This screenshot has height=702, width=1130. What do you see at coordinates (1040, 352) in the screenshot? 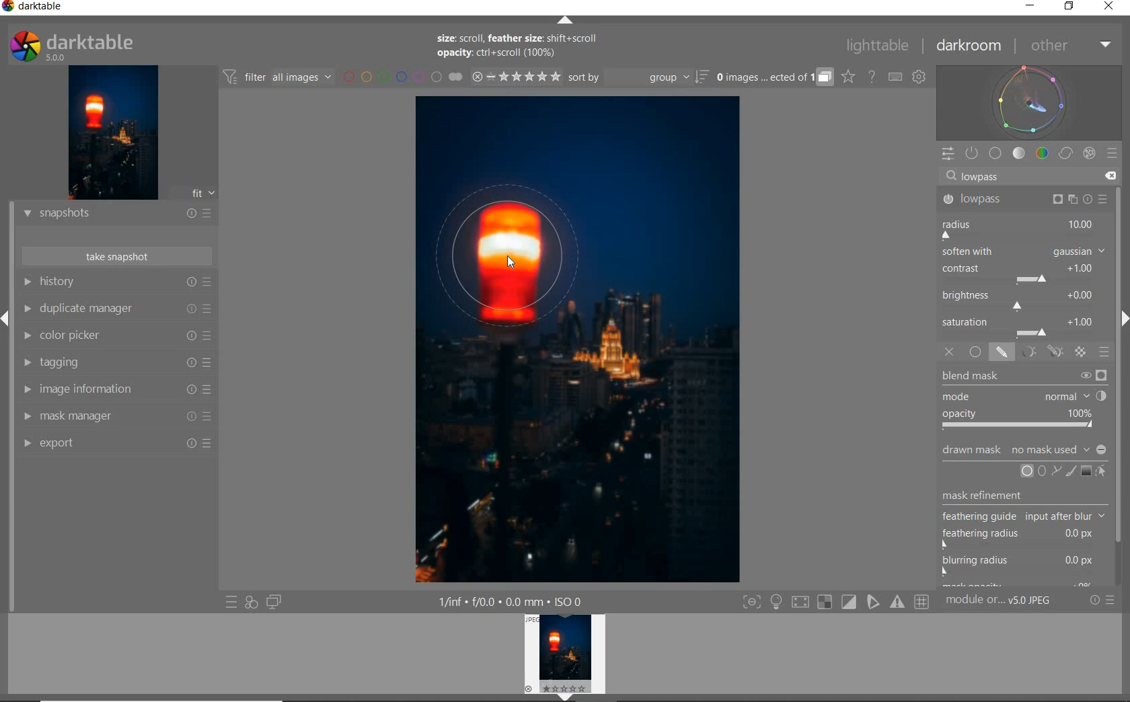
I see `MASK OPTIONS` at bounding box center [1040, 352].